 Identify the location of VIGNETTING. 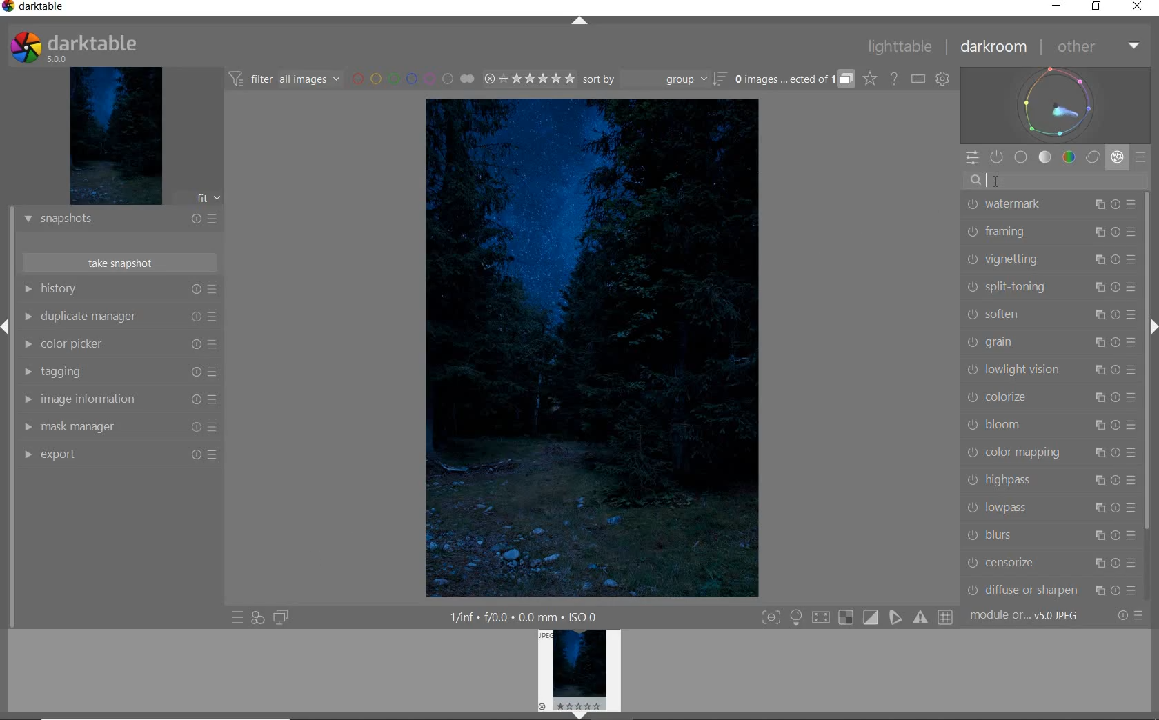
(1051, 260).